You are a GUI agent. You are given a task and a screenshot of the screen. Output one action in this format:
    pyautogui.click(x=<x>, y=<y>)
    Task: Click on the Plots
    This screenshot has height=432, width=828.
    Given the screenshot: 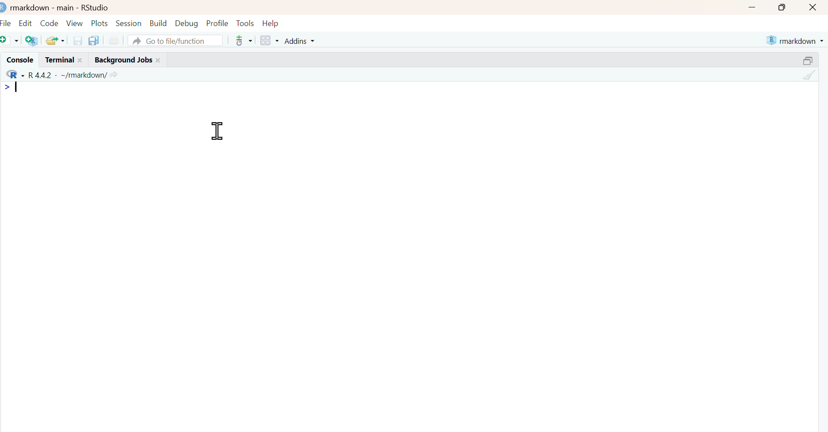 What is the action you would take?
    pyautogui.click(x=100, y=22)
    